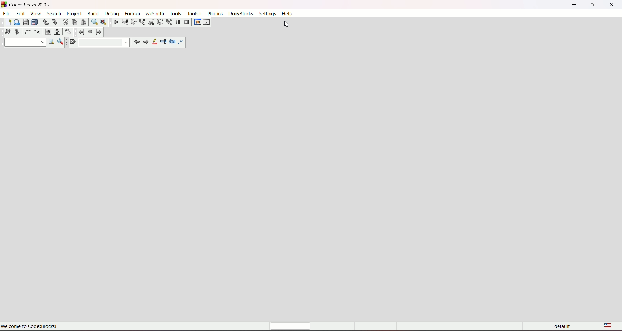 The image size is (622, 331). What do you see at coordinates (85, 22) in the screenshot?
I see `paste` at bounding box center [85, 22].